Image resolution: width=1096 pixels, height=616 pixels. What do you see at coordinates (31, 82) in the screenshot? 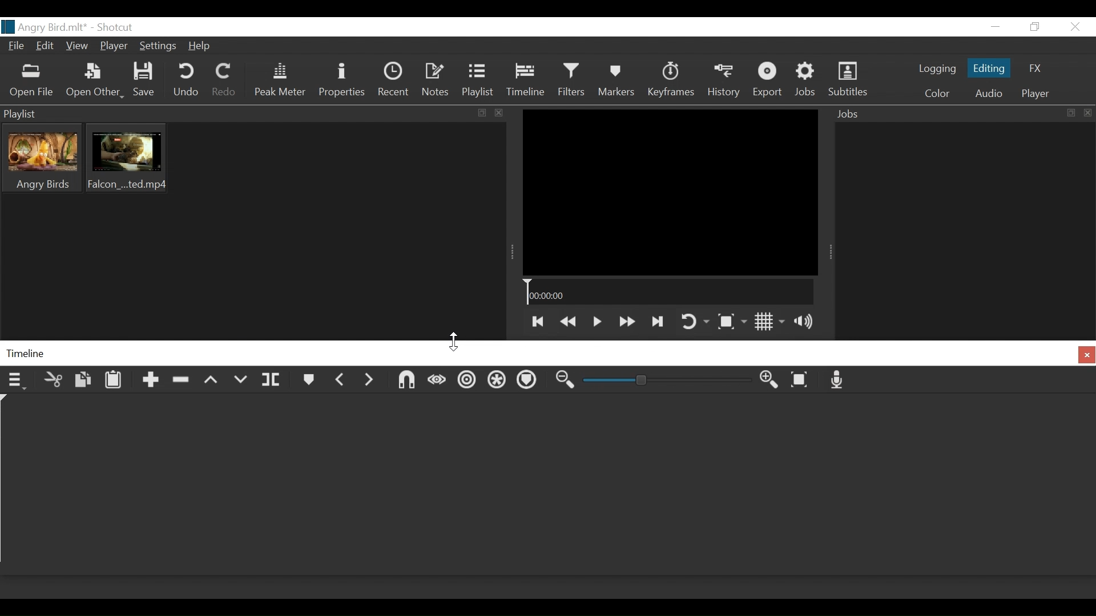
I see `Open File` at bounding box center [31, 82].